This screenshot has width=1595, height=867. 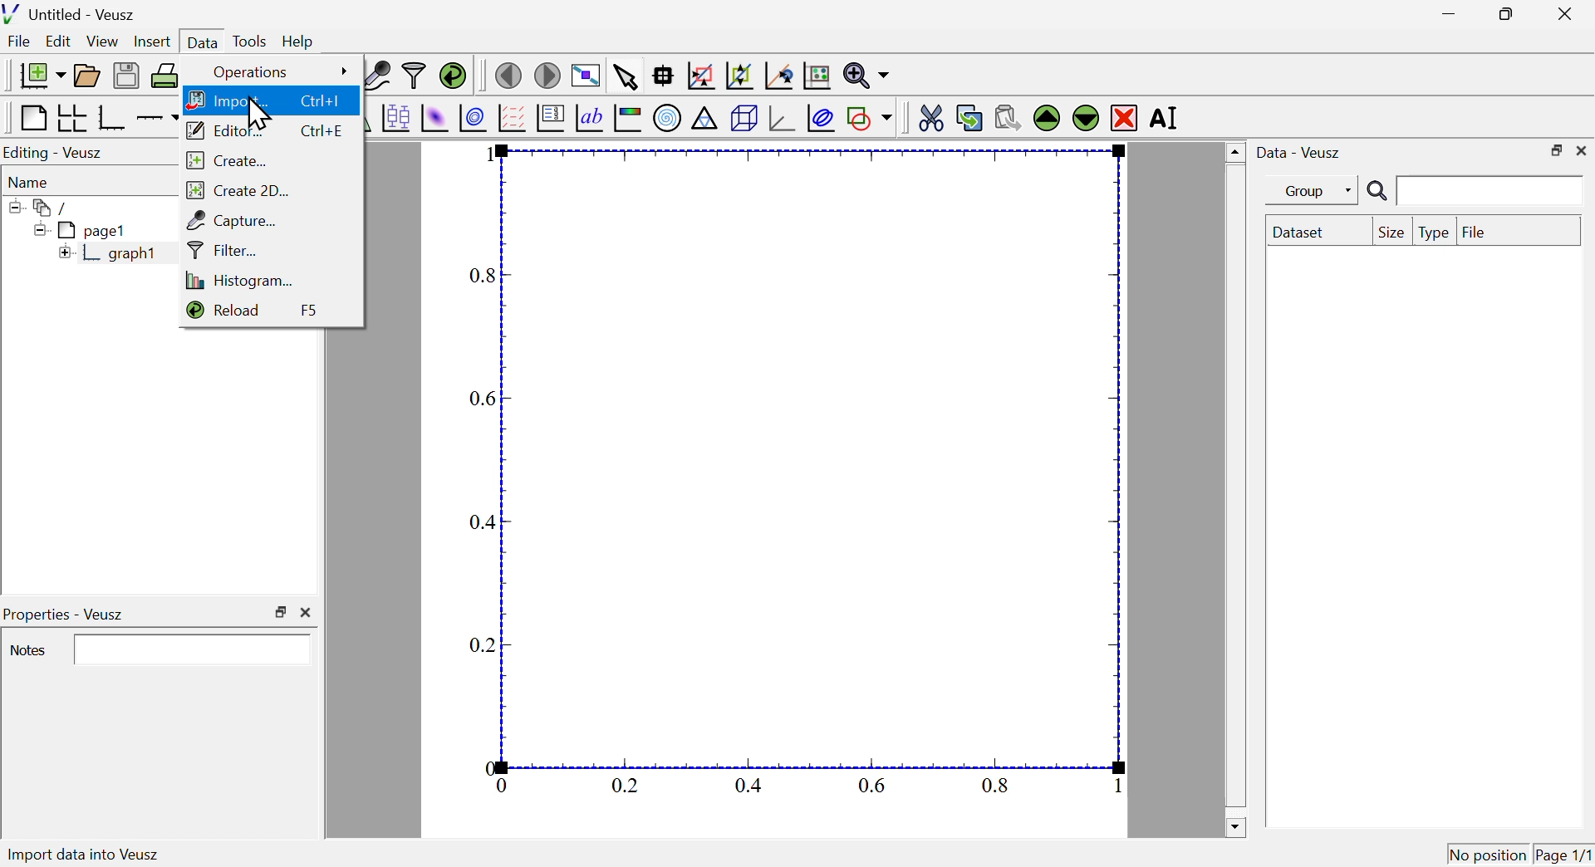 I want to click on add an axis to the plot, so click(x=159, y=118).